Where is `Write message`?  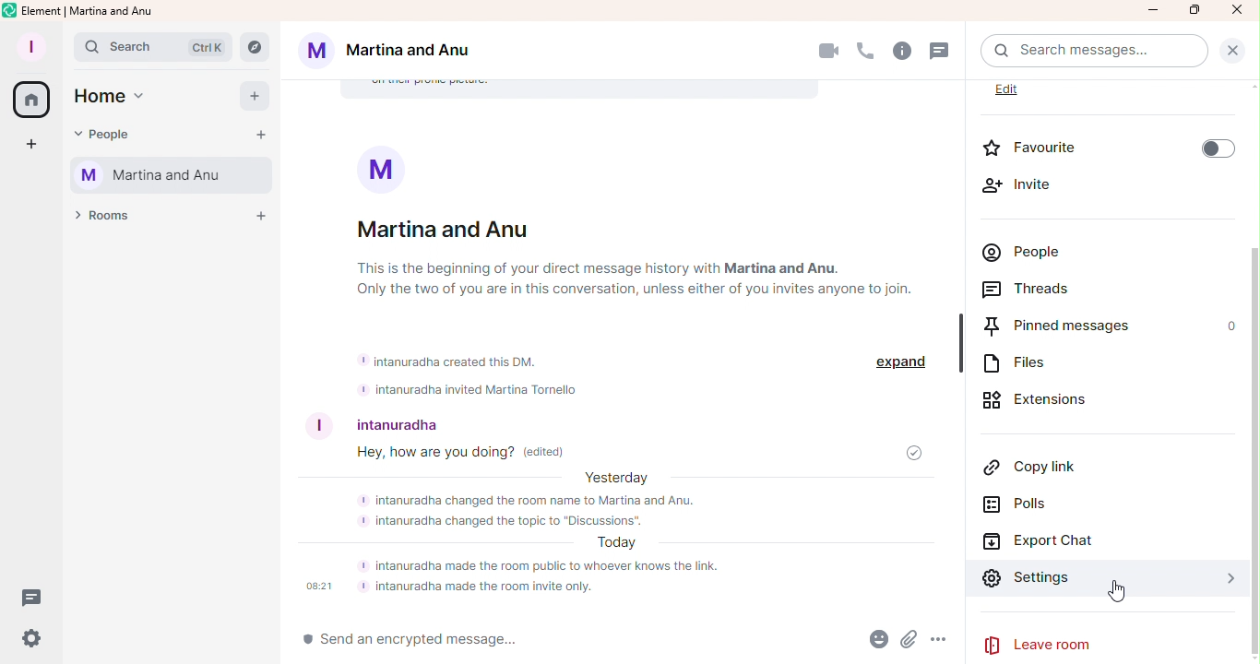 Write message is located at coordinates (551, 640).